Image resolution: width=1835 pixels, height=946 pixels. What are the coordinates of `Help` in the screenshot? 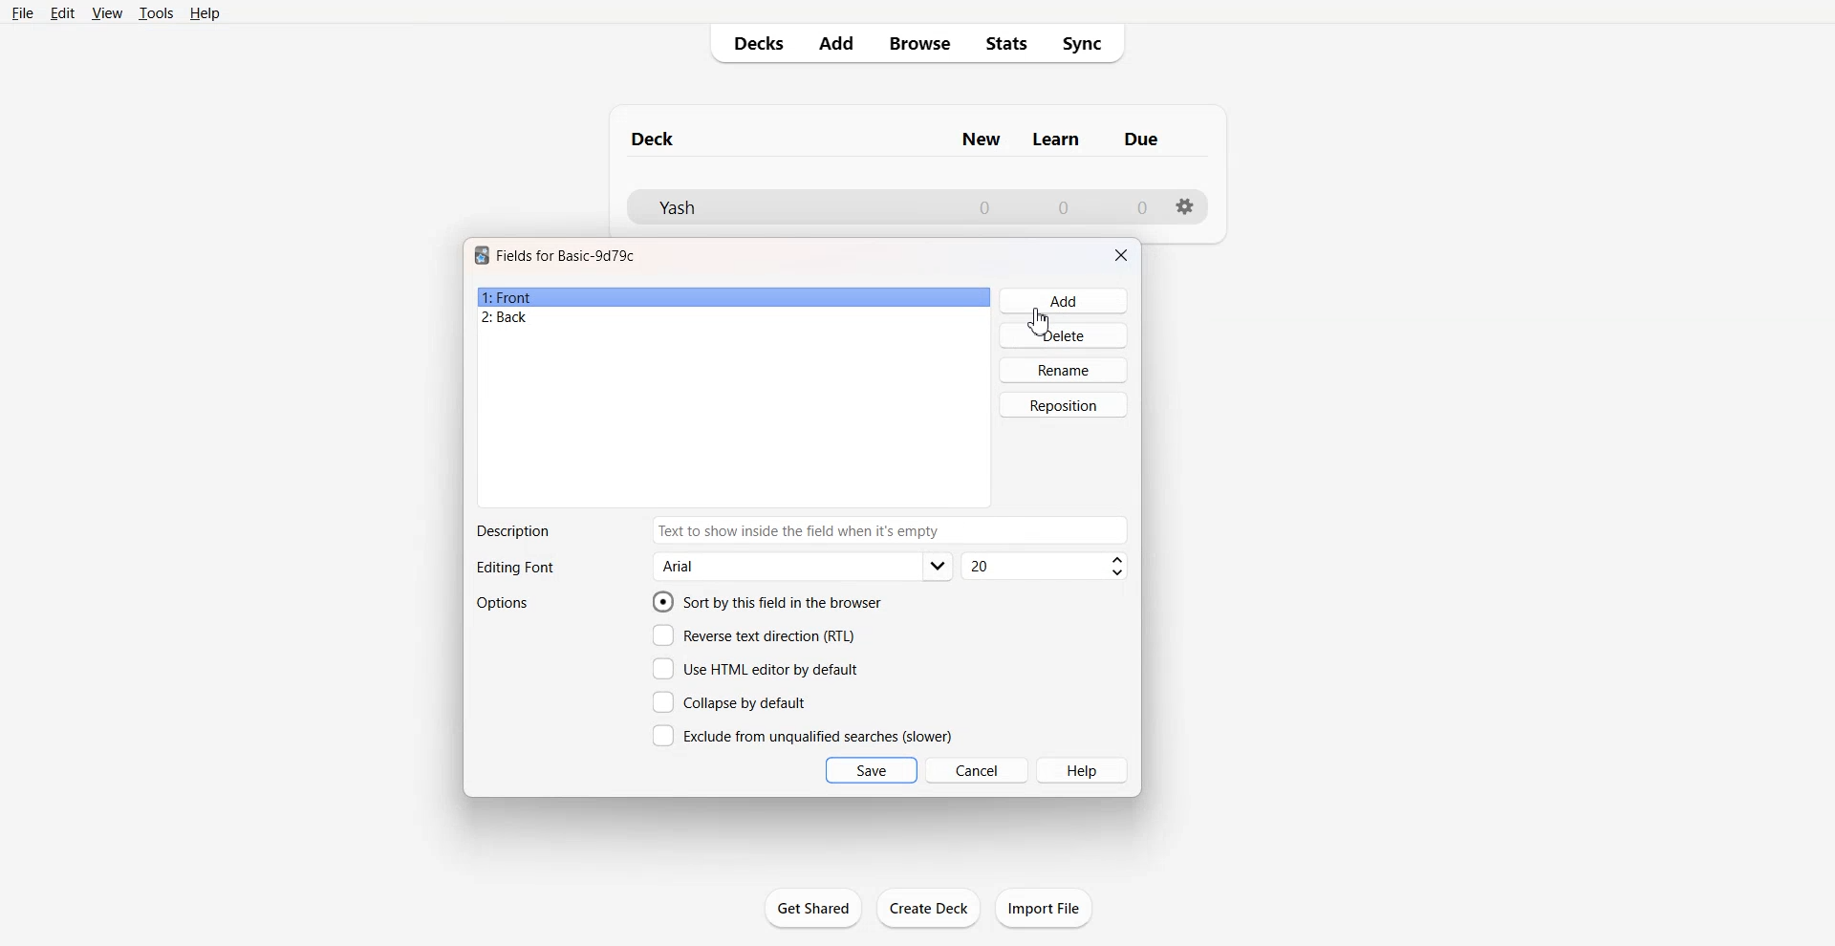 It's located at (1084, 770).